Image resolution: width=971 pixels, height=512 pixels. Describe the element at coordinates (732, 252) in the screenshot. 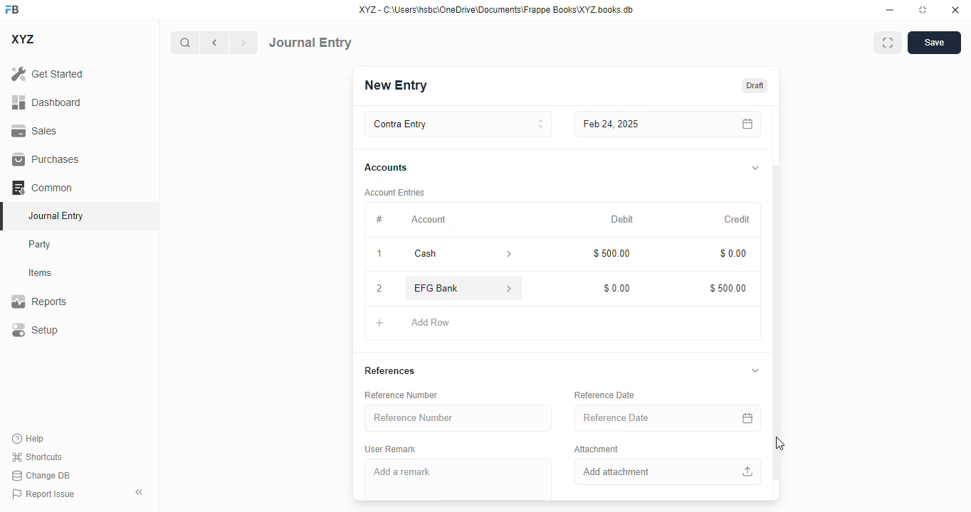

I see `$0.00` at that location.